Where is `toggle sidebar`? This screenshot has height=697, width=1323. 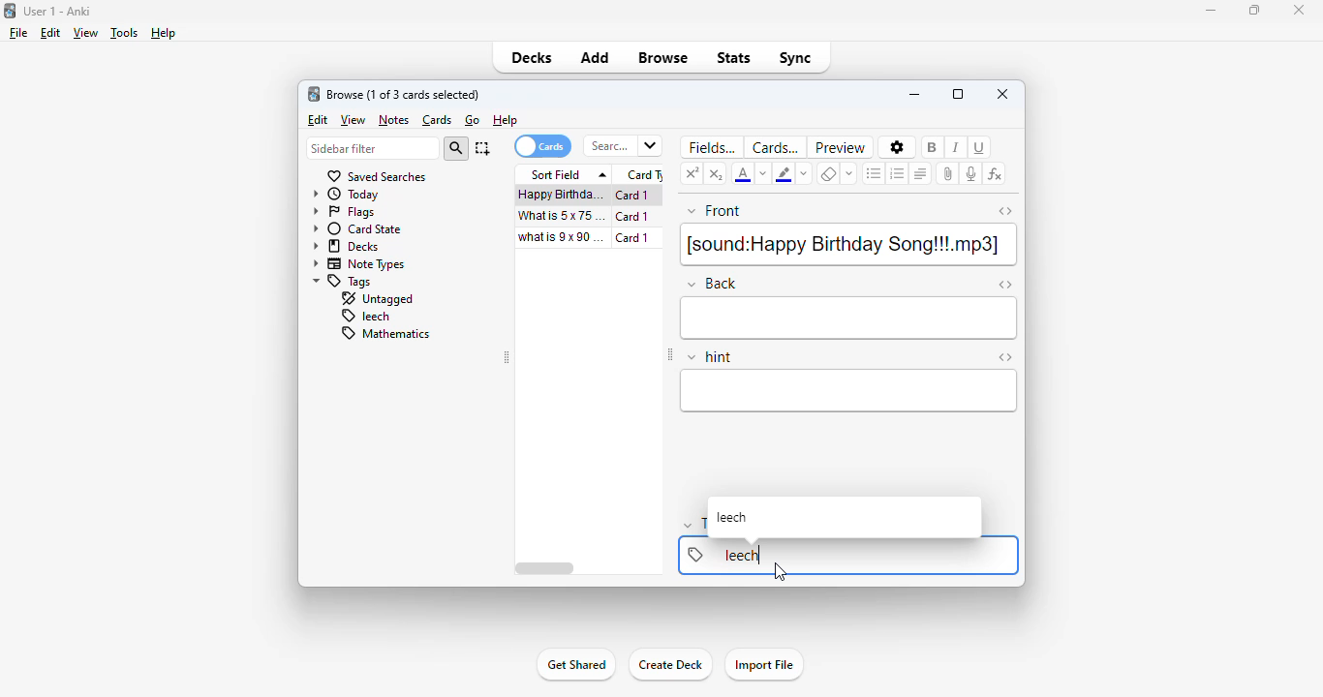 toggle sidebar is located at coordinates (508, 358).